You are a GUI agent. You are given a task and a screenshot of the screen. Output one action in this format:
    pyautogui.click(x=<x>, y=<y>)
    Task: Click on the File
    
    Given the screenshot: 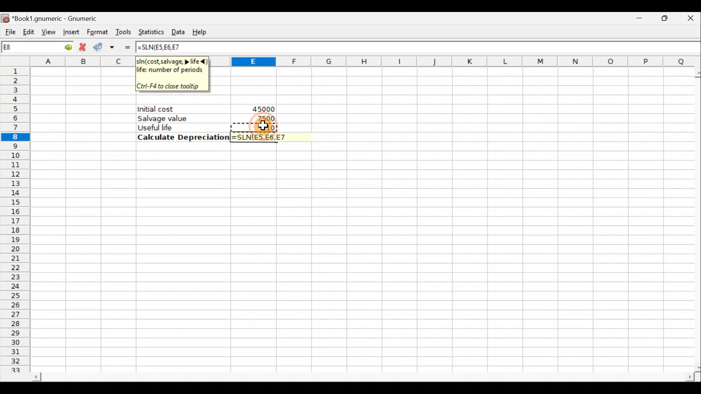 What is the action you would take?
    pyautogui.click(x=9, y=30)
    